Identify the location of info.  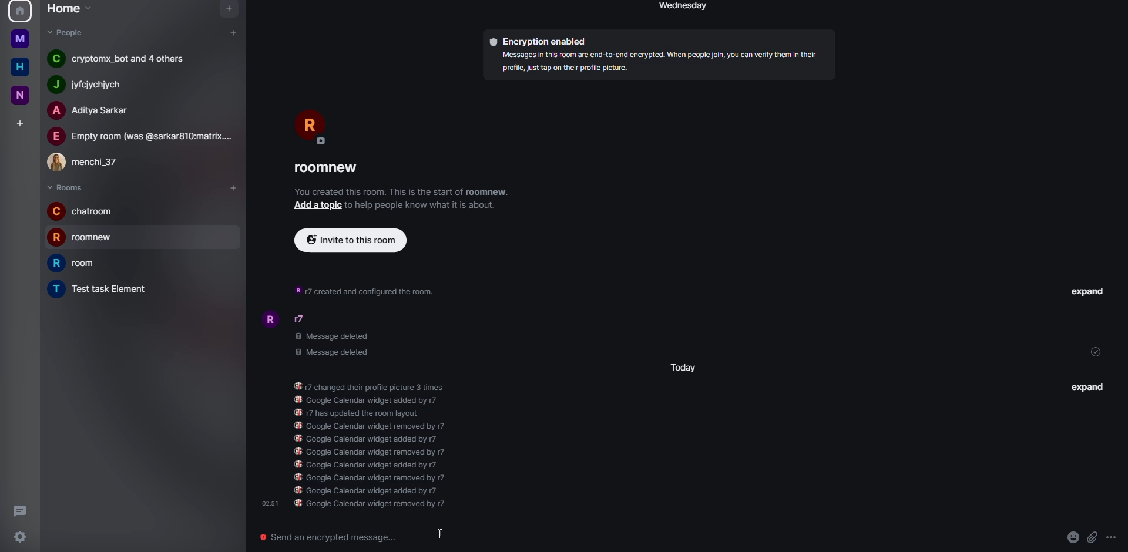
(367, 289).